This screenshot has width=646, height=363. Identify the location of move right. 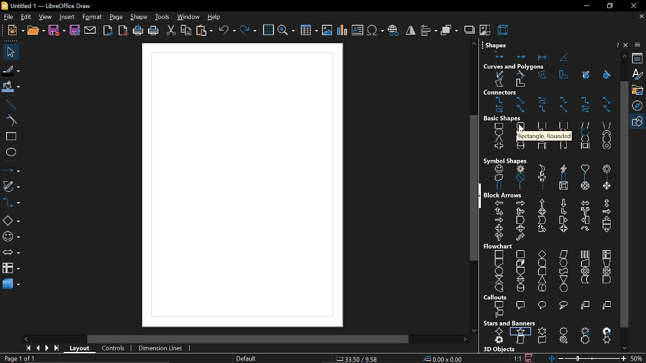
(465, 340).